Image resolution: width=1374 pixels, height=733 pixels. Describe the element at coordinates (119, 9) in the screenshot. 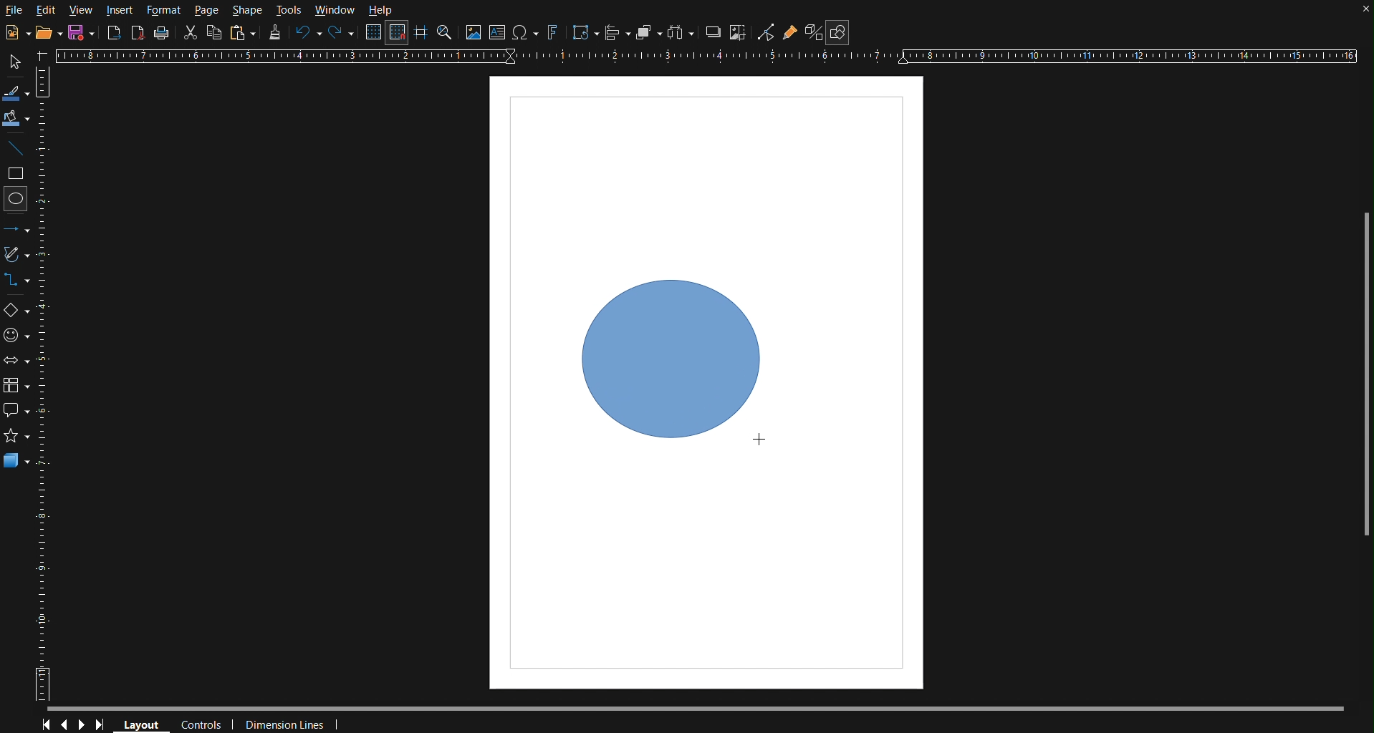

I see `Insert` at that location.